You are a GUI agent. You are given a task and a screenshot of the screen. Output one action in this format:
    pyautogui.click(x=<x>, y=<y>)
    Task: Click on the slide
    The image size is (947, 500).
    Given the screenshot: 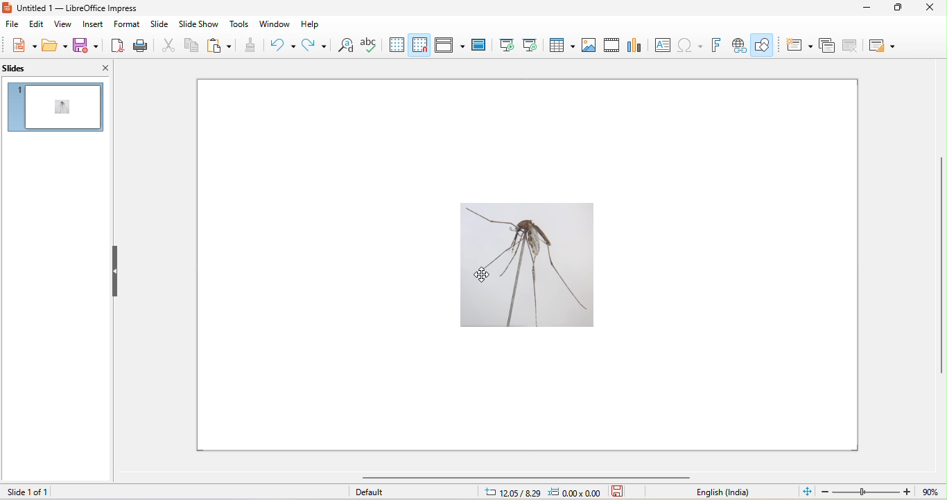 What is the action you would take?
    pyautogui.click(x=159, y=24)
    